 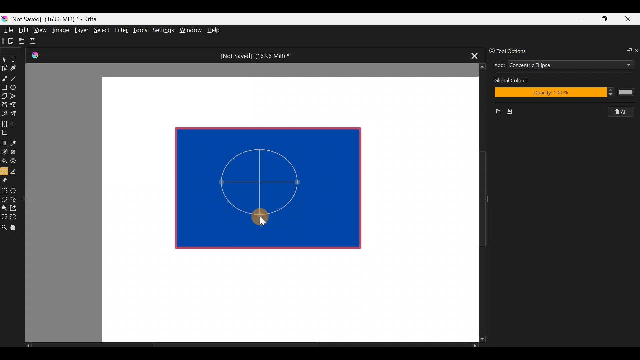 What do you see at coordinates (4, 151) in the screenshot?
I see `Colourise mask tool` at bounding box center [4, 151].